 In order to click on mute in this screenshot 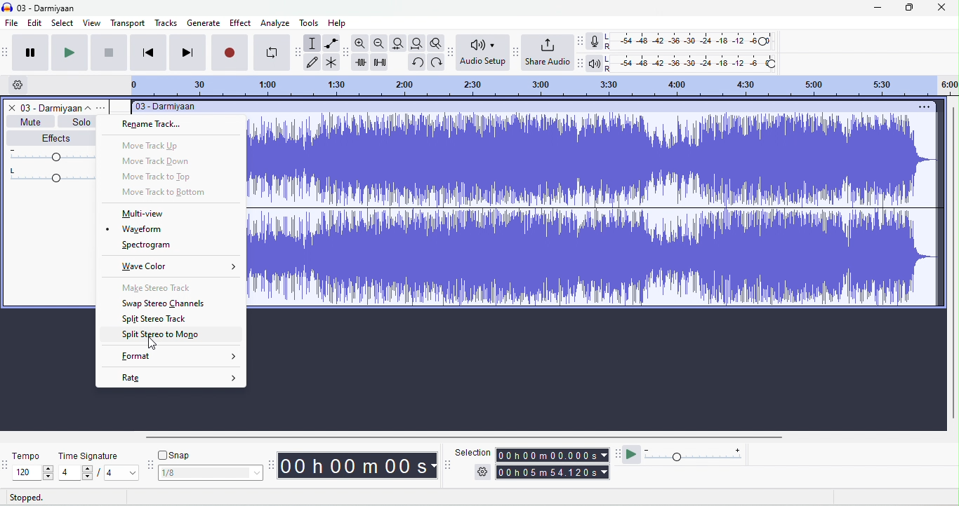, I will do `click(29, 121)`.